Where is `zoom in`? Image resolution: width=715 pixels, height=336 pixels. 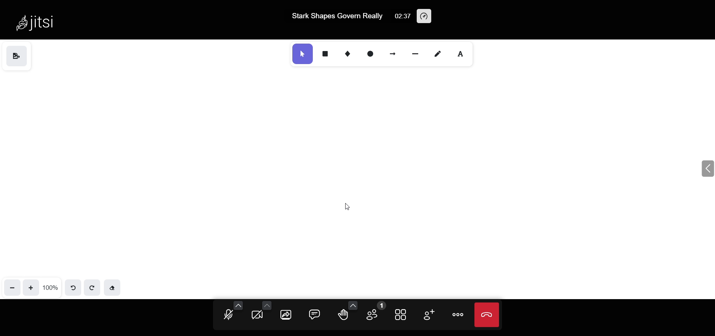
zoom in is located at coordinates (32, 287).